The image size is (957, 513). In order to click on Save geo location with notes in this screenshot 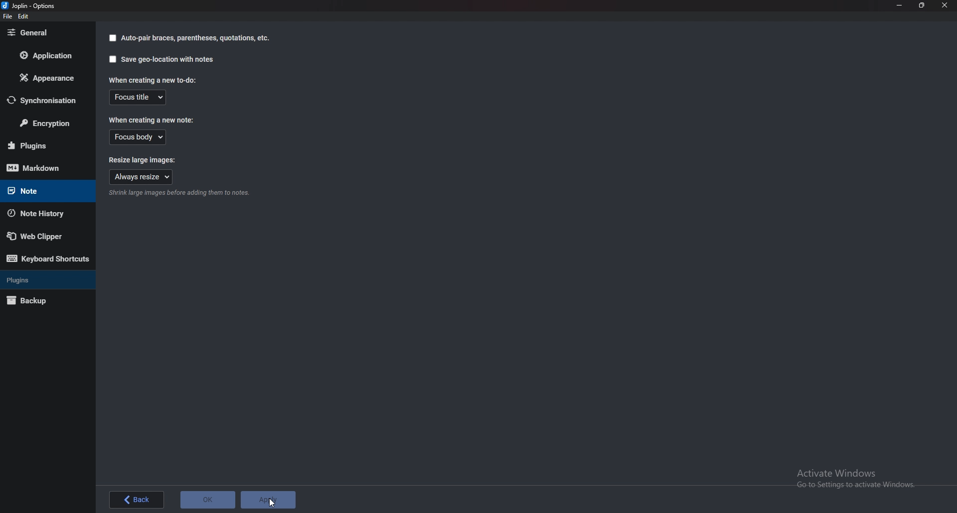, I will do `click(162, 59)`.